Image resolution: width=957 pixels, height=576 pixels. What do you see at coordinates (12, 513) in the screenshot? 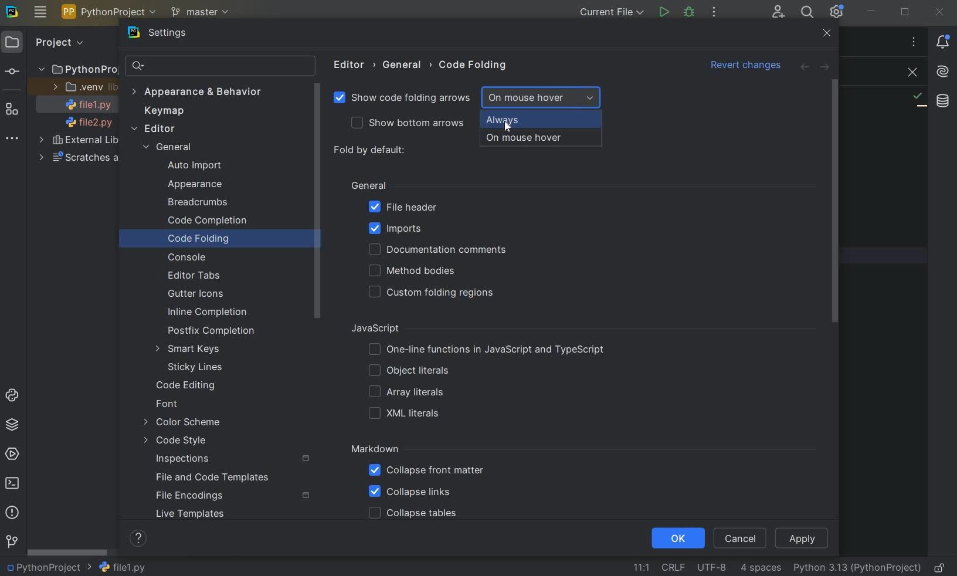
I see `PROBLEMS` at bounding box center [12, 513].